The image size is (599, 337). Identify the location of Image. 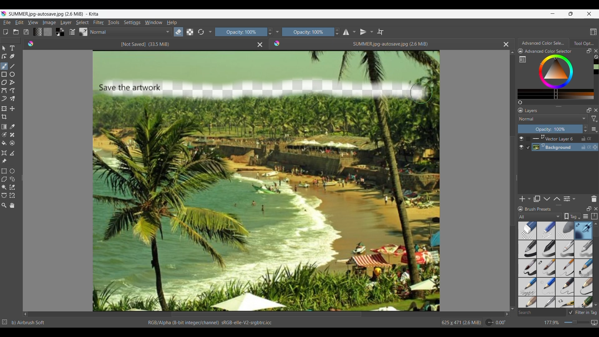
(49, 22).